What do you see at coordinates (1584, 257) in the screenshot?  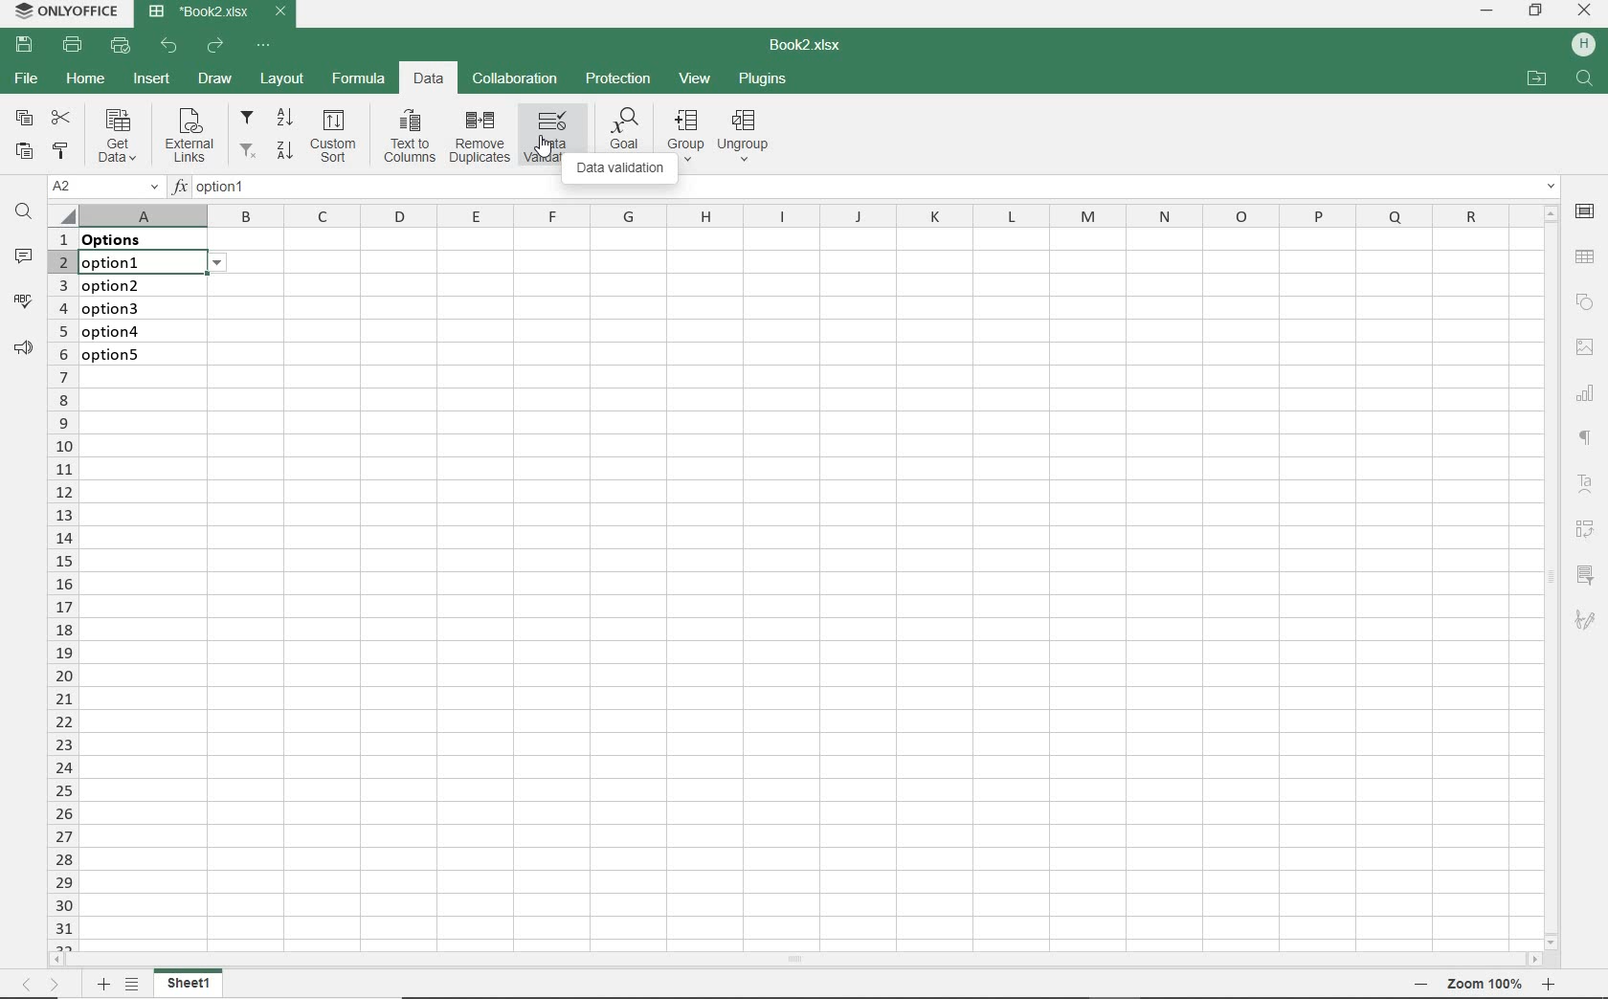 I see `TABLE` at bounding box center [1584, 257].